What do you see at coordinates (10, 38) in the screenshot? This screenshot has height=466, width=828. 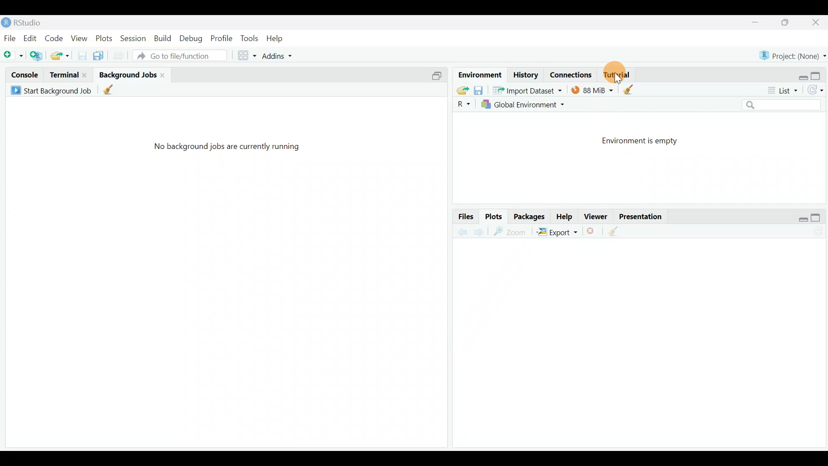 I see `File` at bounding box center [10, 38].